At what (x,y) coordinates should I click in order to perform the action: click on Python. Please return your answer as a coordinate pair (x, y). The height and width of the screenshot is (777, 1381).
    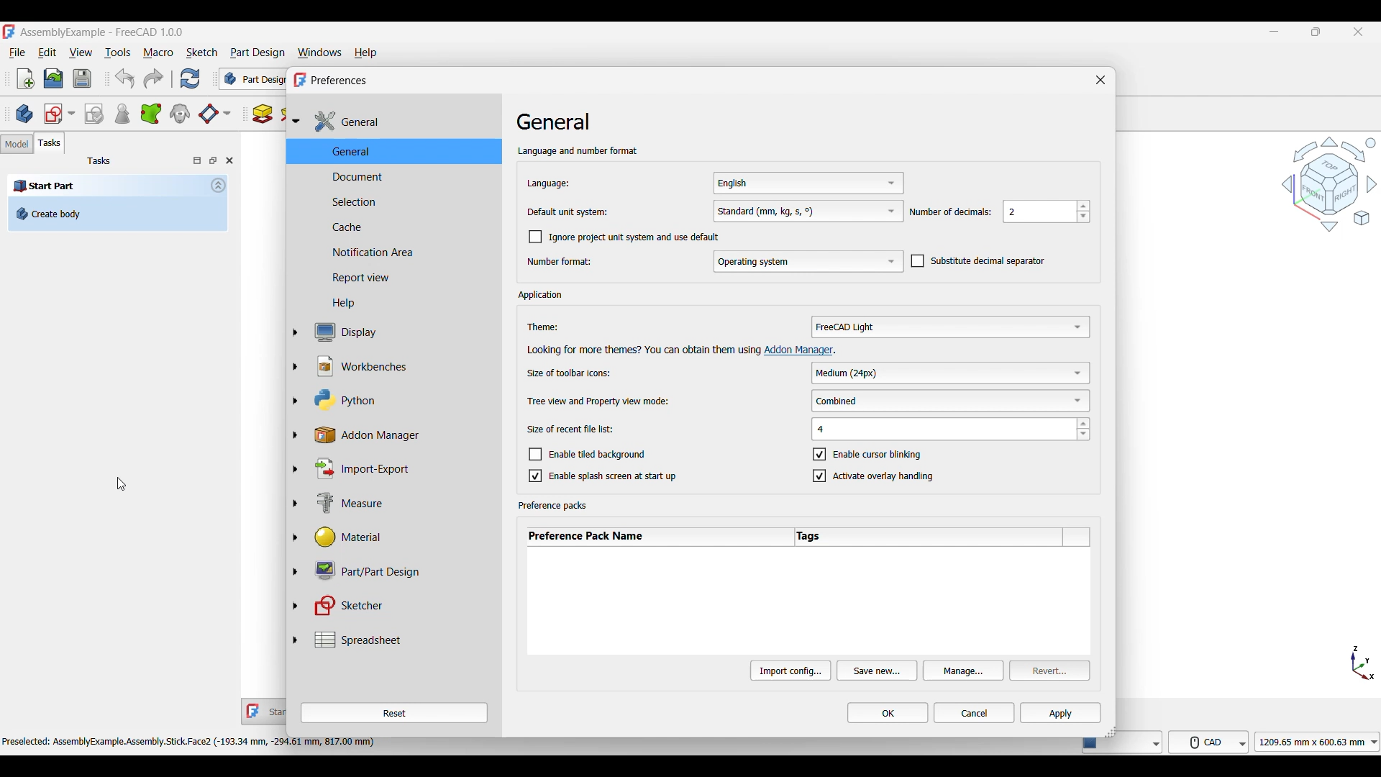
    Looking at the image, I should click on (400, 400).